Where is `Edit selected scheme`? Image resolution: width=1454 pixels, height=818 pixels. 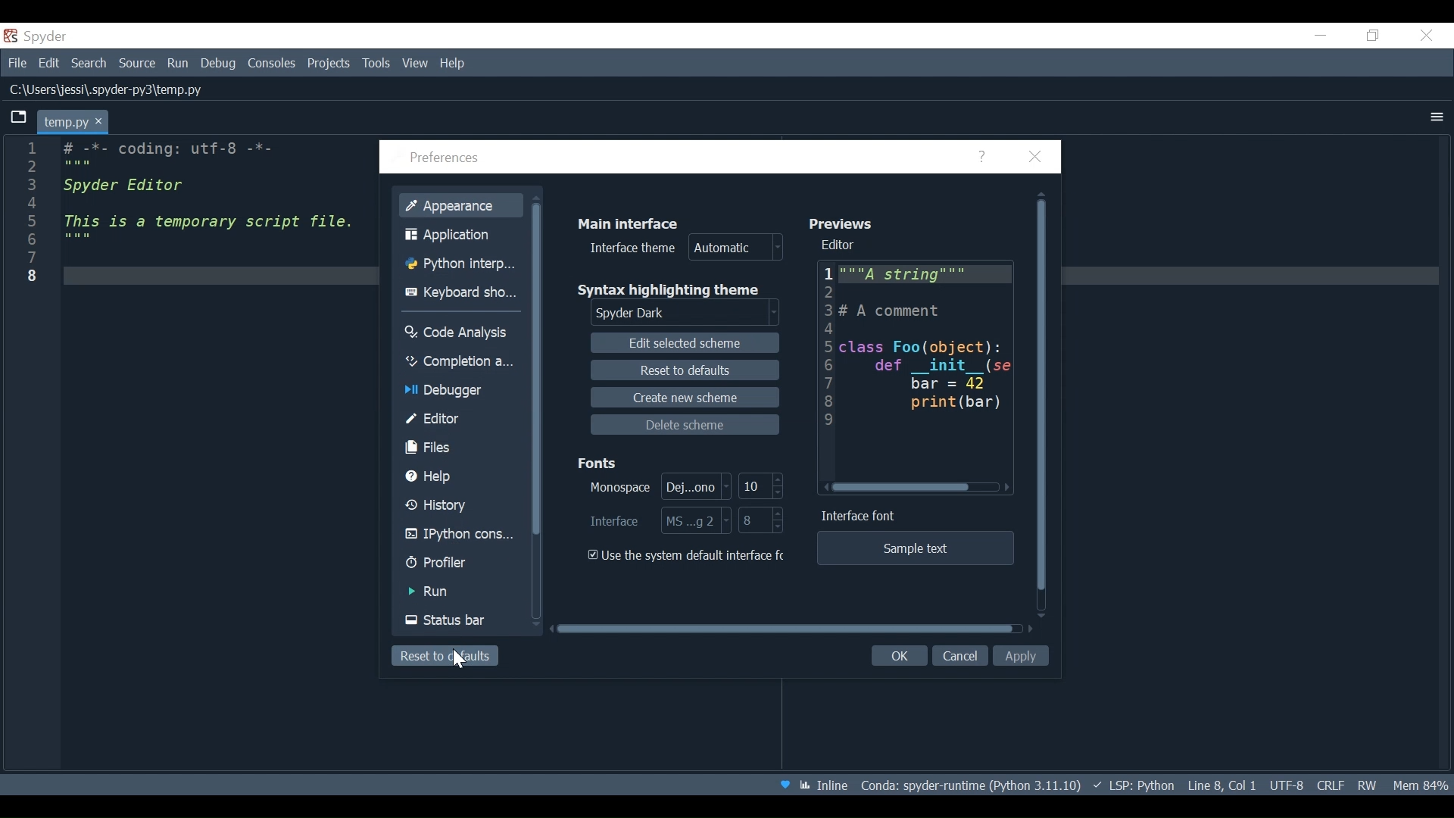 Edit selected scheme is located at coordinates (688, 343).